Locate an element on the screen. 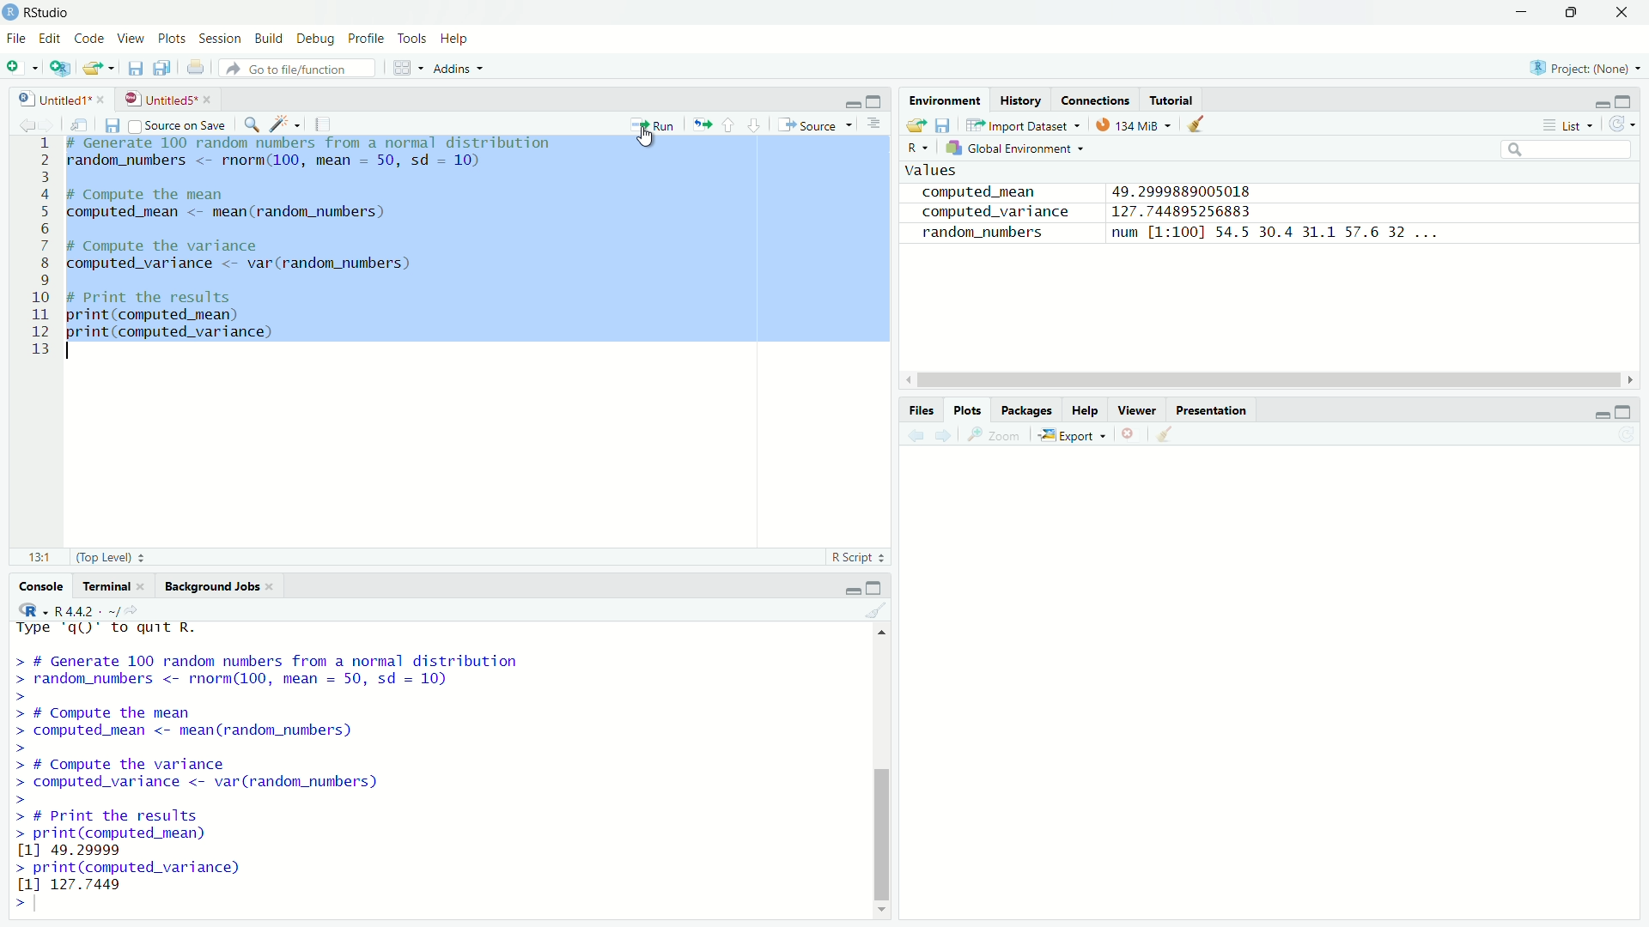  computed_variance <- var (random_numbers) is located at coordinates (258, 263).